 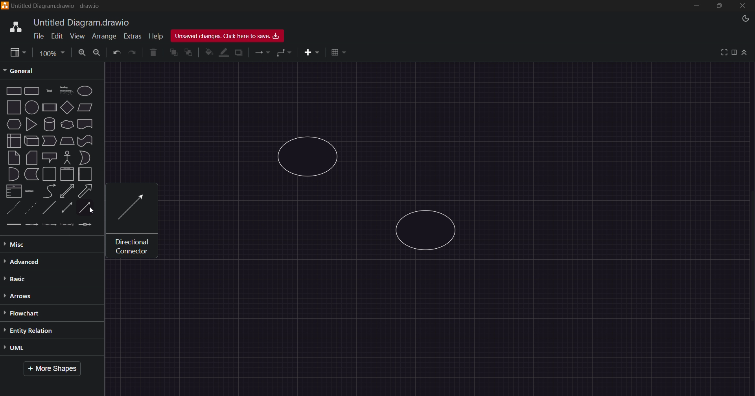 What do you see at coordinates (743, 6) in the screenshot?
I see `Close` at bounding box center [743, 6].